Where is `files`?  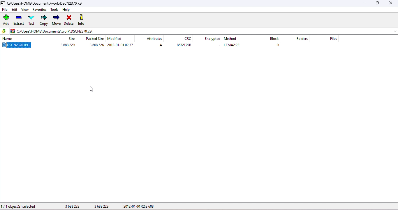
files is located at coordinates (334, 40).